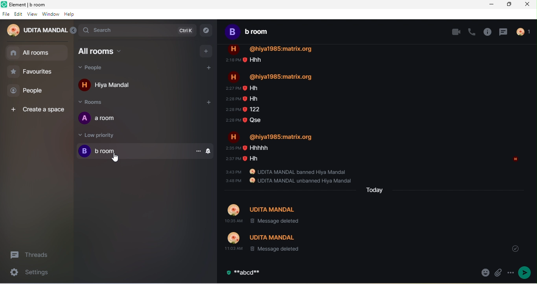  Describe the element at coordinates (208, 68) in the screenshot. I see `add people` at that location.